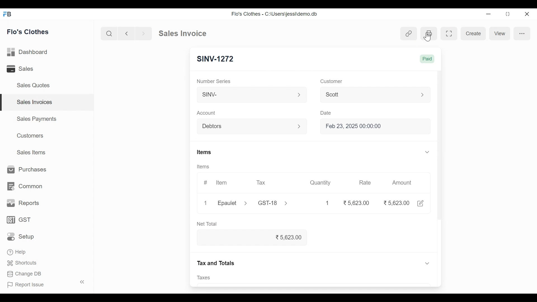 This screenshot has width=537, height=302. Describe the element at coordinates (23, 69) in the screenshot. I see `Sales` at that location.